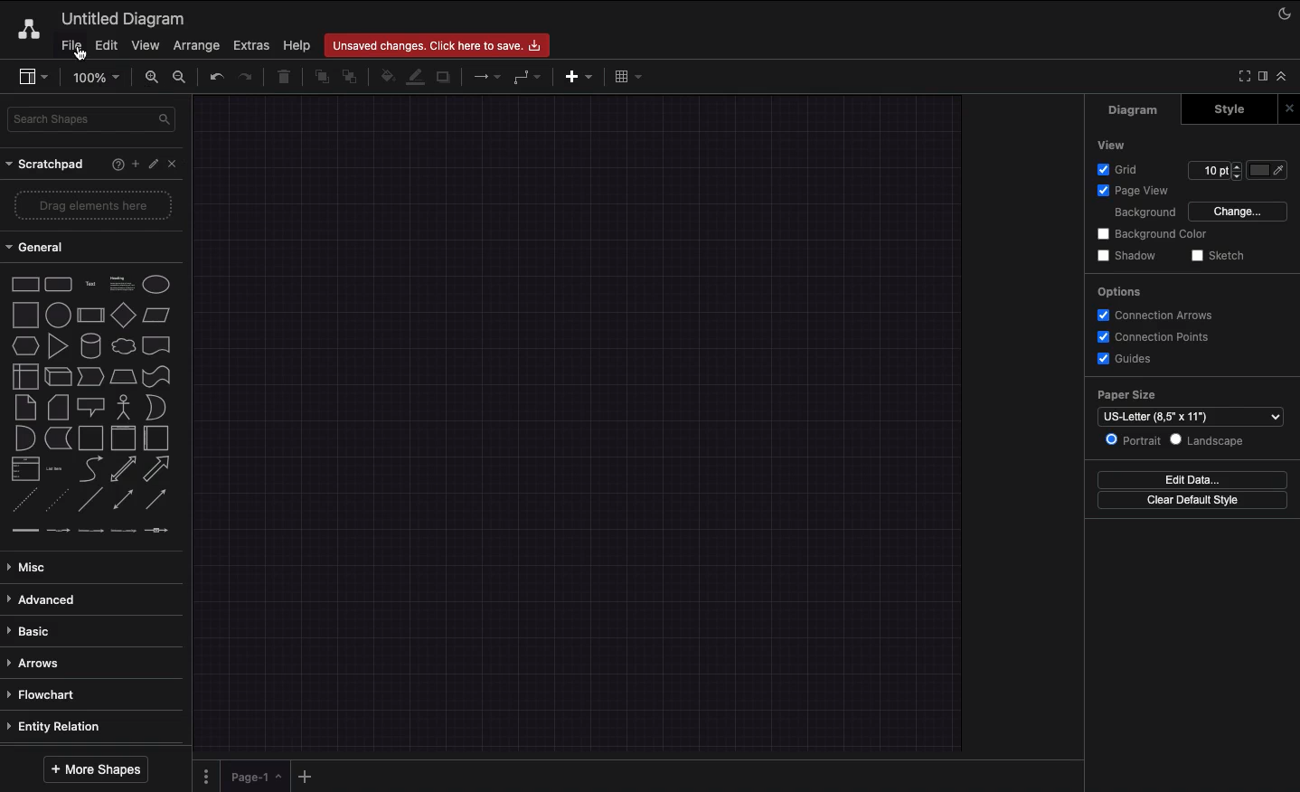  What do you see at coordinates (245, 78) in the screenshot?
I see `Redo` at bounding box center [245, 78].